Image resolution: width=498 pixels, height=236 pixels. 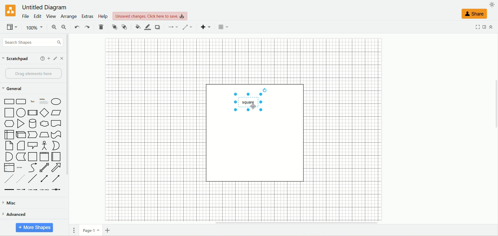 What do you see at coordinates (41, 58) in the screenshot?
I see `help` at bounding box center [41, 58].